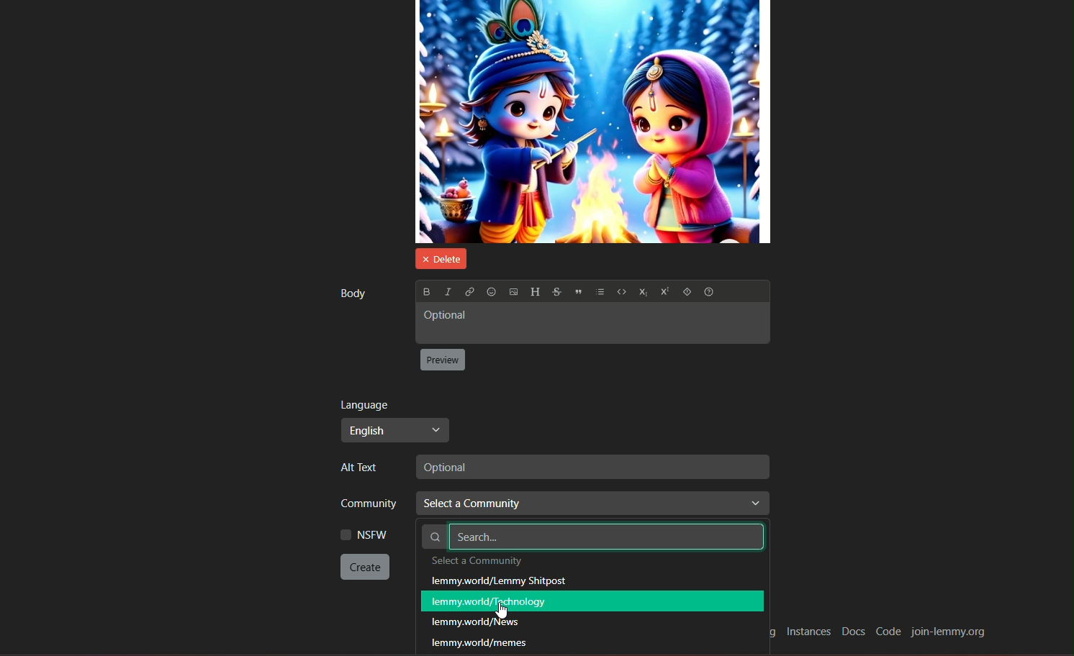  What do you see at coordinates (711, 293) in the screenshot?
I see `` at bounding box center [711, 293].